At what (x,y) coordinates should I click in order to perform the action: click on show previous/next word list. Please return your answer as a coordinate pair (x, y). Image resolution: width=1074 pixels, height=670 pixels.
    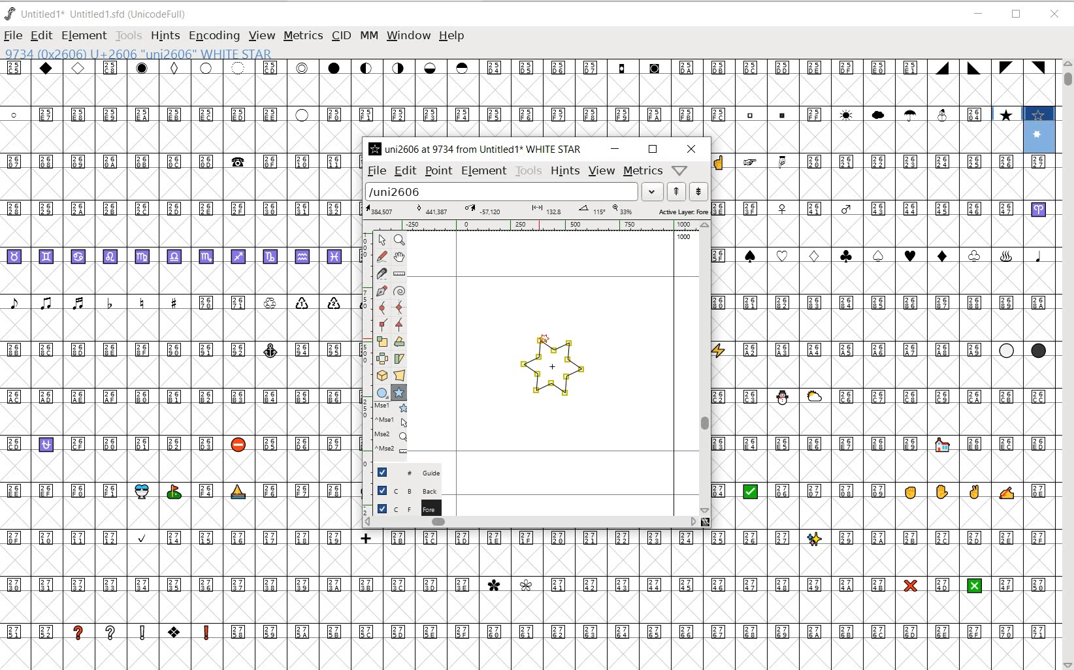
    Looking at the image, I should click on (688, 191).